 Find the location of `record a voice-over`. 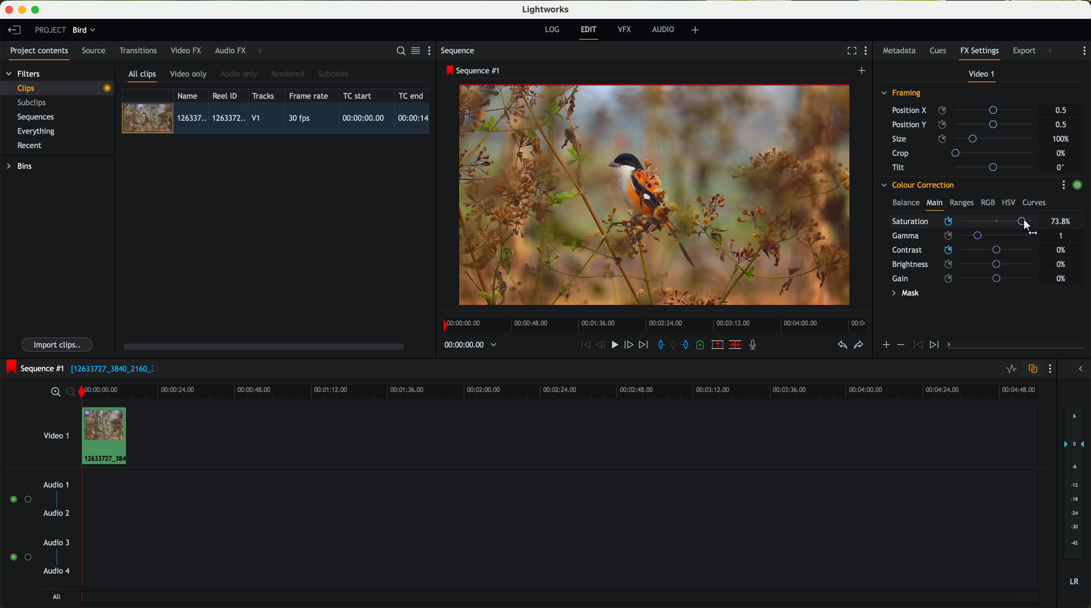

record a voice-over is located at coordinates (756, 346).